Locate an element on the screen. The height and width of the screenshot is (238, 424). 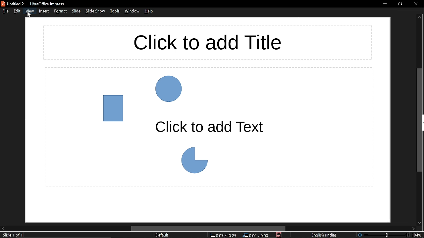
Change zoom is located at coordinates (384, 235).